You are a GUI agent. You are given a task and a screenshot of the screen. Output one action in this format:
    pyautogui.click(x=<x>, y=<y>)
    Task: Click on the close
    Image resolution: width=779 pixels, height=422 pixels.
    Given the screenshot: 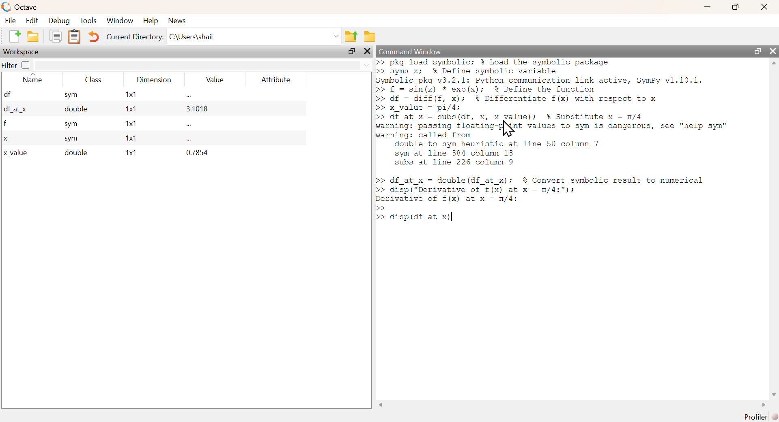 What is the action you would take?
    pyautogui.click(x=366, y=51)
    